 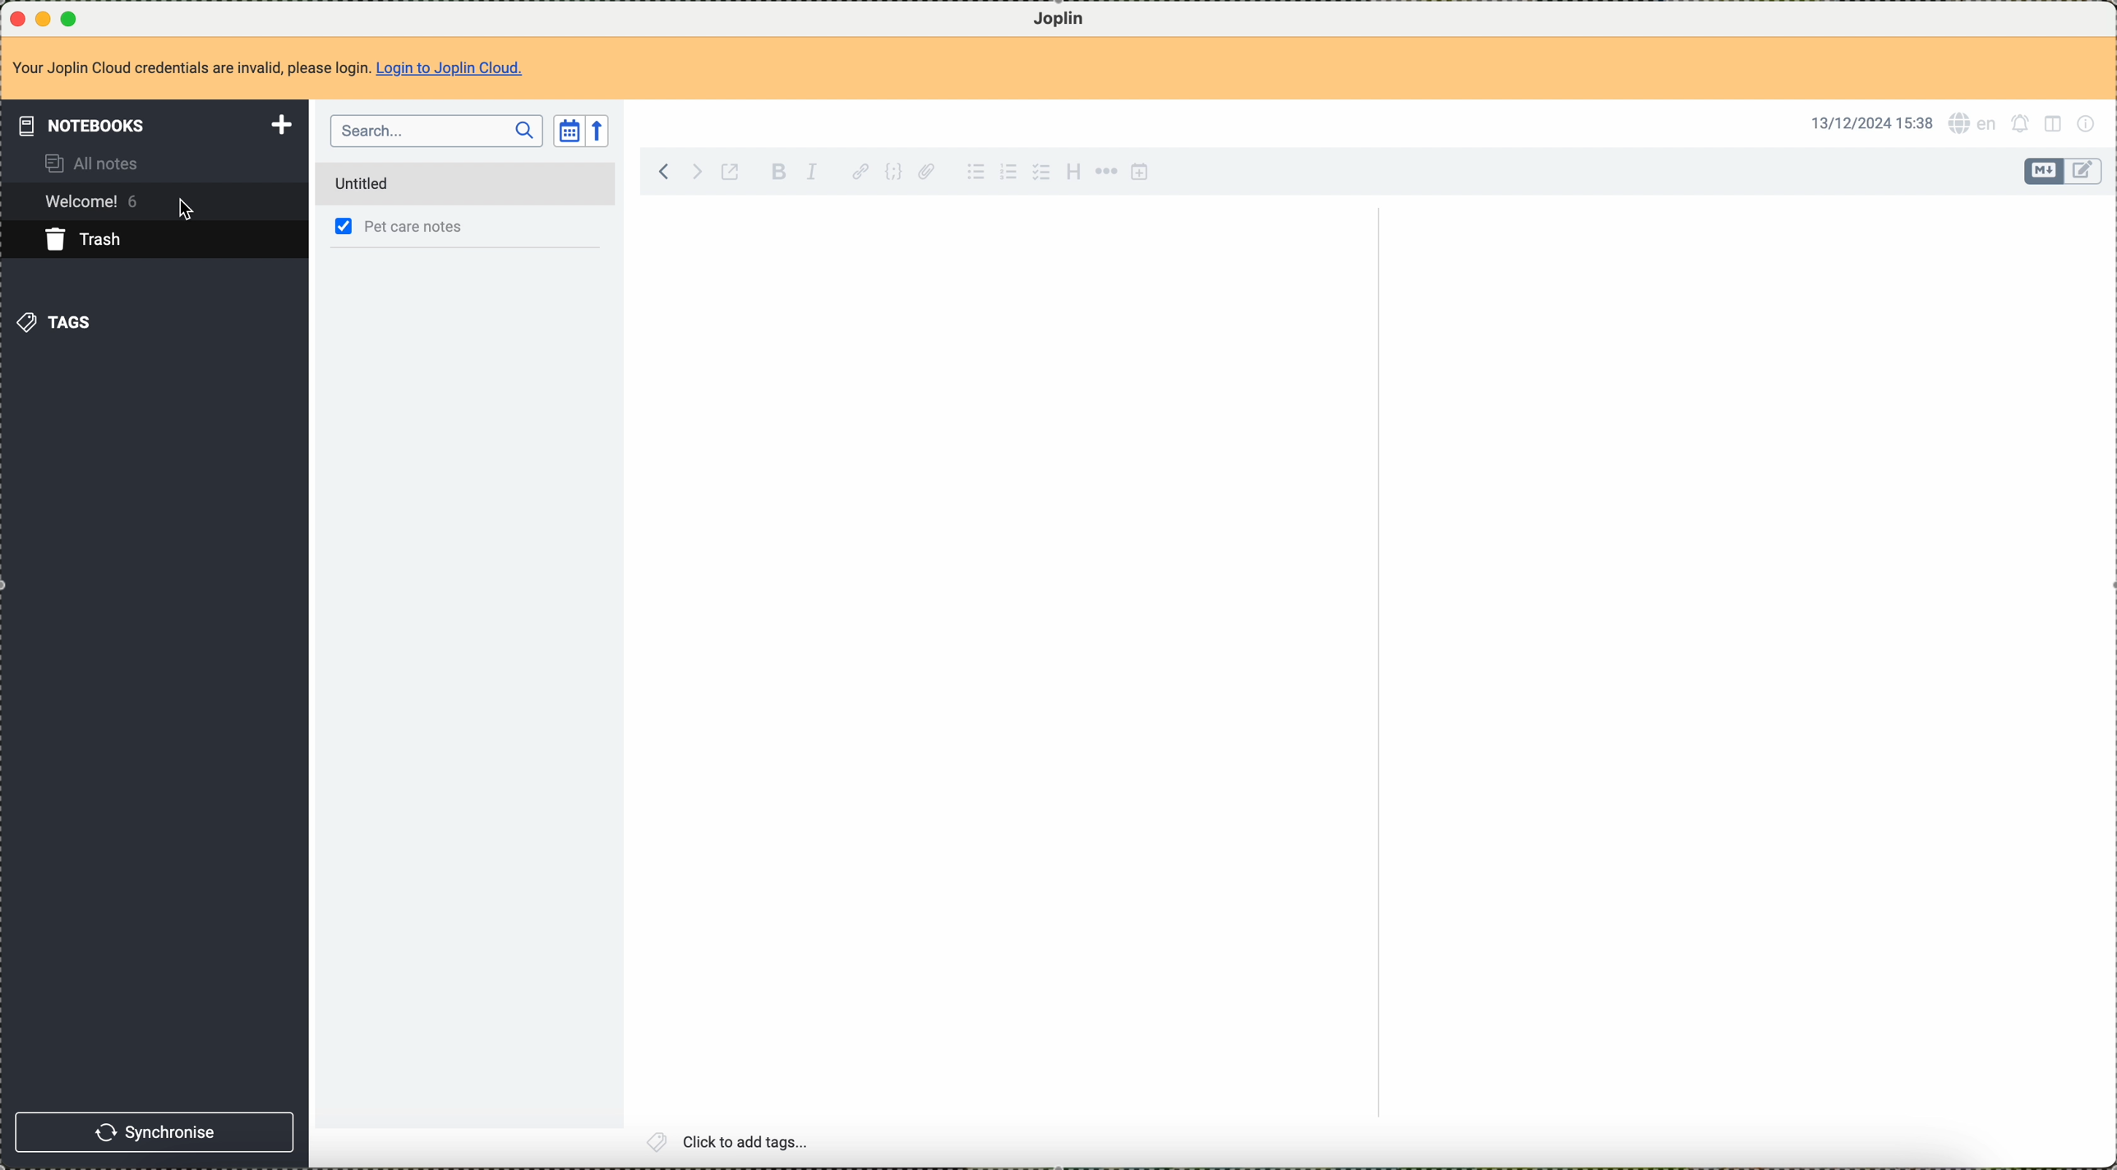 I want to click on pet care notes, so click(x=419, y=228).